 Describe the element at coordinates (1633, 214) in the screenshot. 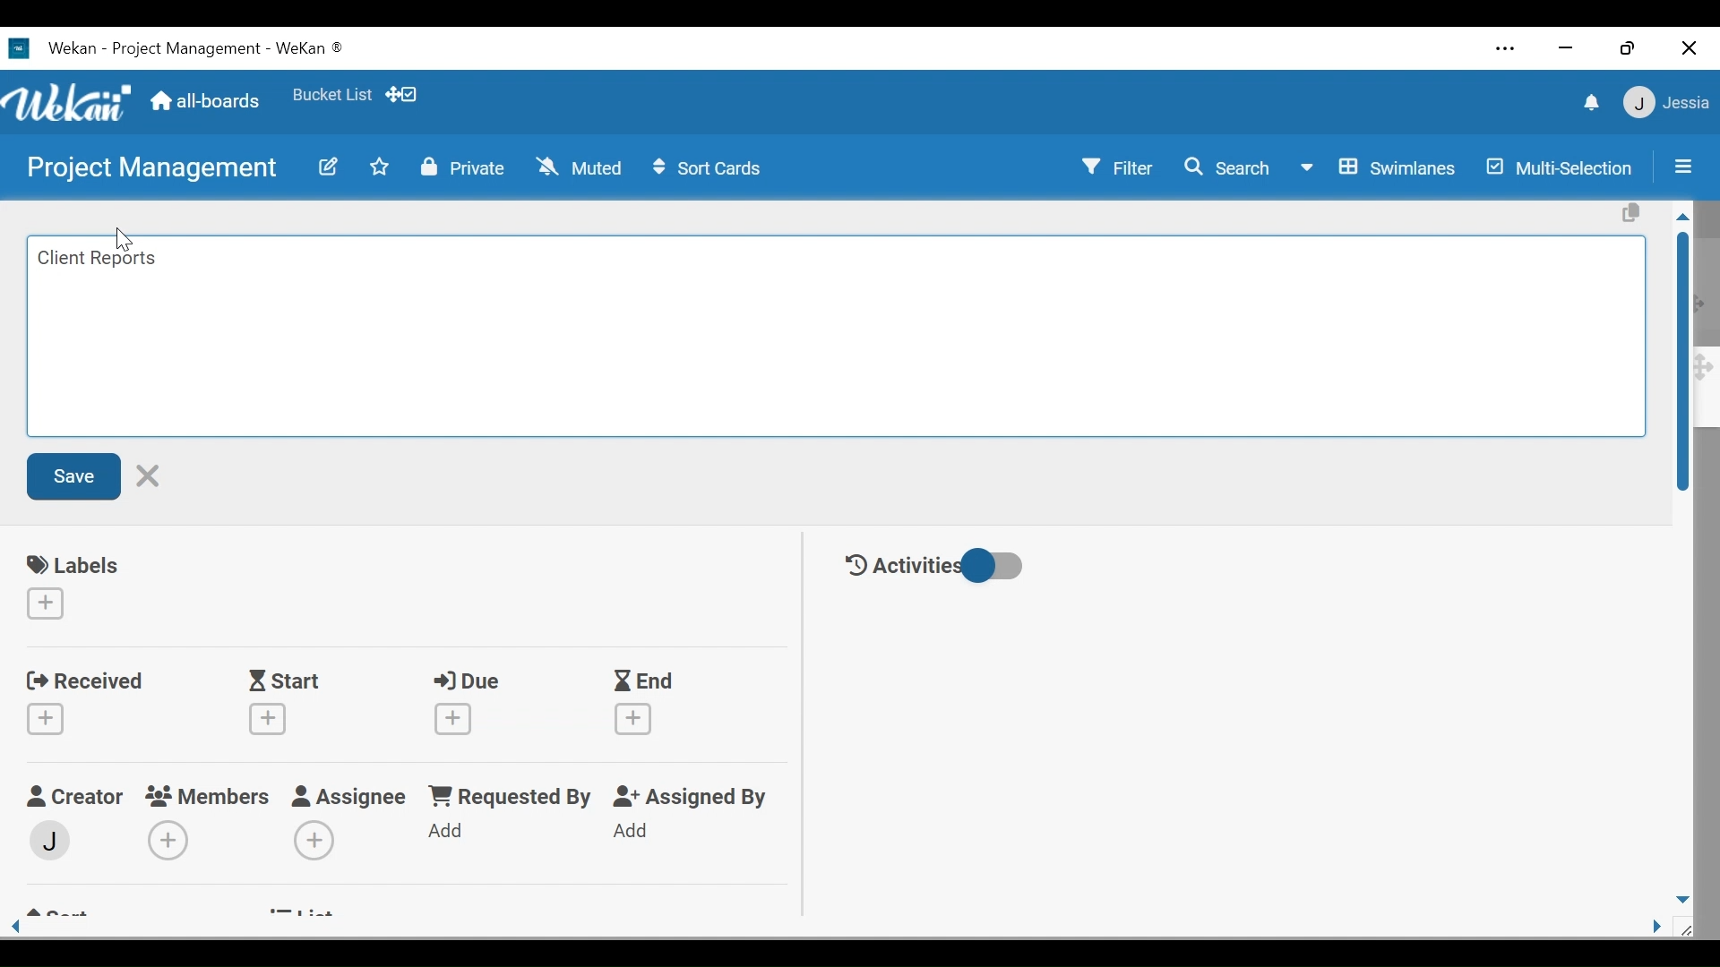

I see `Copy` at that location.